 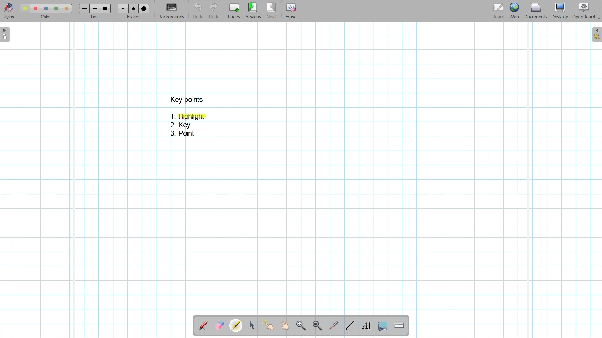 What do you see at coordinates (181, 125) in the screenshot?
I see `2. Key` at bounding box center [181, 125].